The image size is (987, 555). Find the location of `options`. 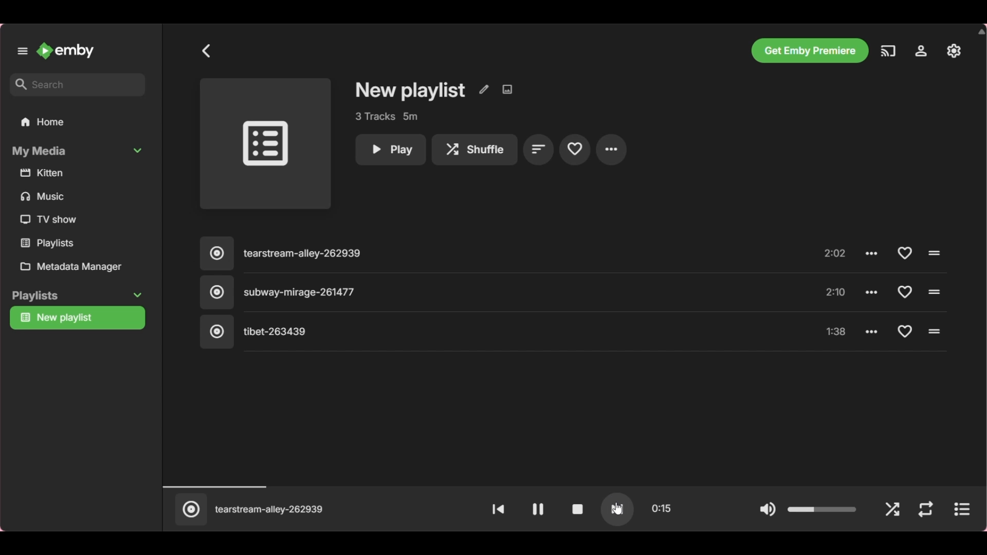

options is located at coordinates (871, 332).